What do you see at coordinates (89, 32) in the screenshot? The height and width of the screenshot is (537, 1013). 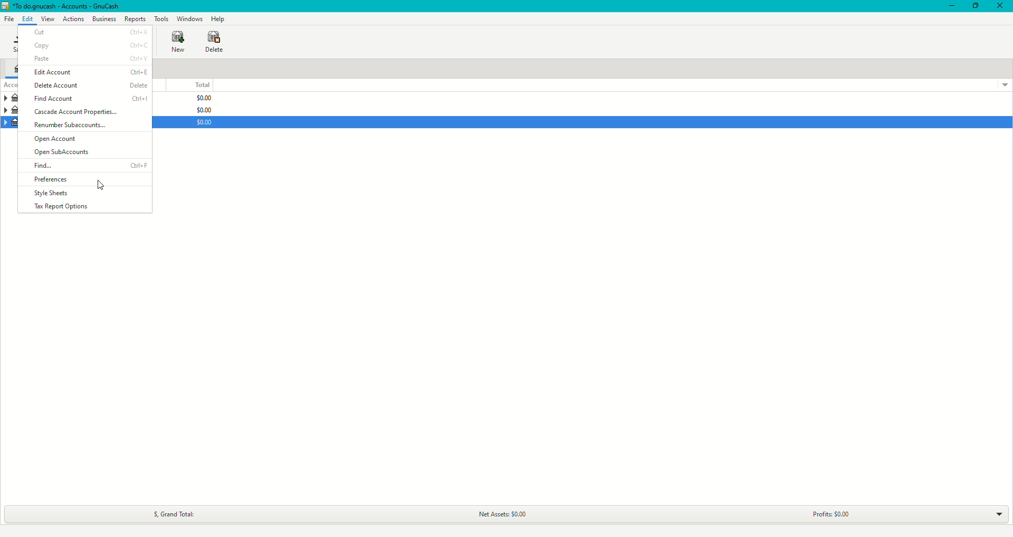 I see `Cut` at bounding box center [89, 32].